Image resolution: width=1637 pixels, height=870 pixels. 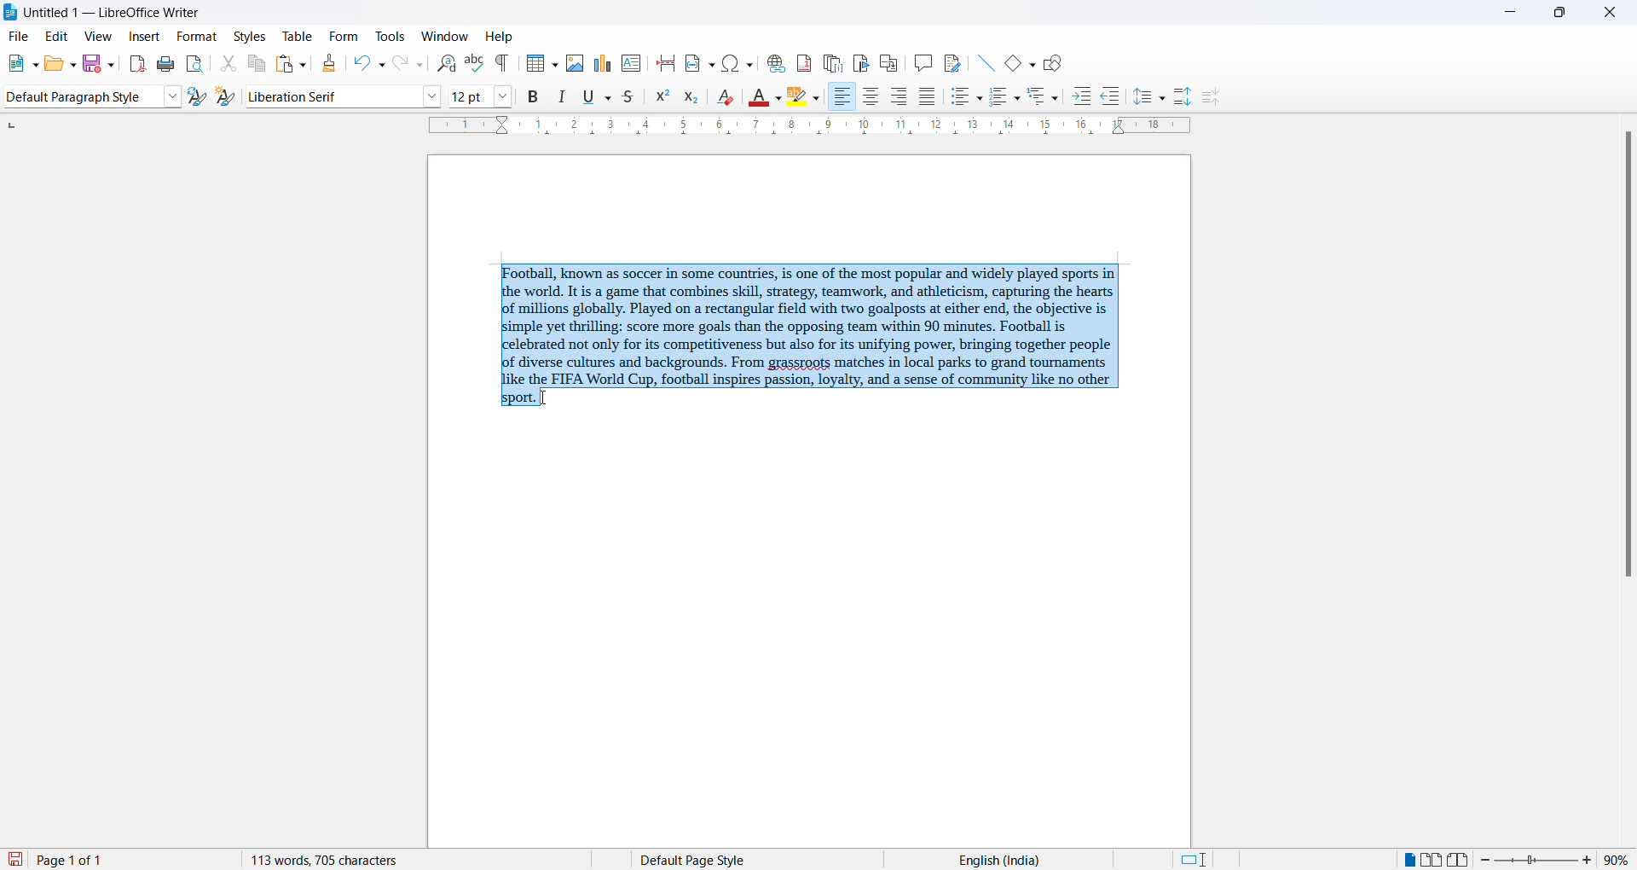 I want to click on new file options, so click(x=32, y=63).